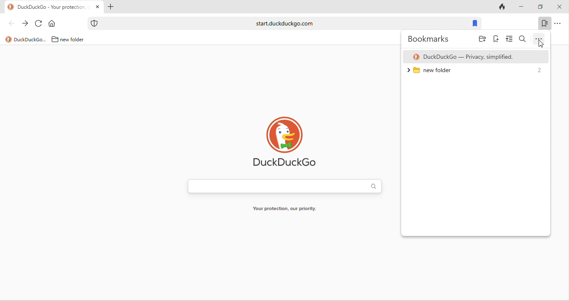 This screenshot has width=569, height=301. Describe the element at coordinates (284, 23) in the screenshot. I see `start.duckduckgo.com` at that location.